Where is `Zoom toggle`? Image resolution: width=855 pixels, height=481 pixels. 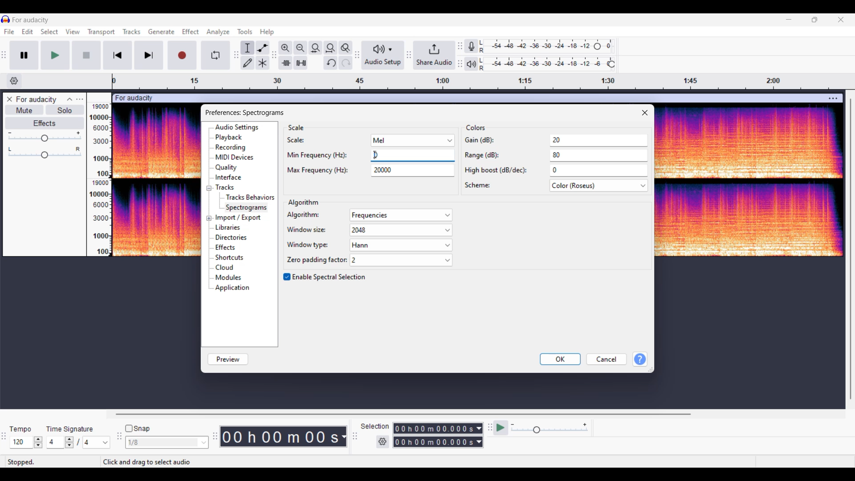
Zoom toggle is located at coordinates (346, 48).